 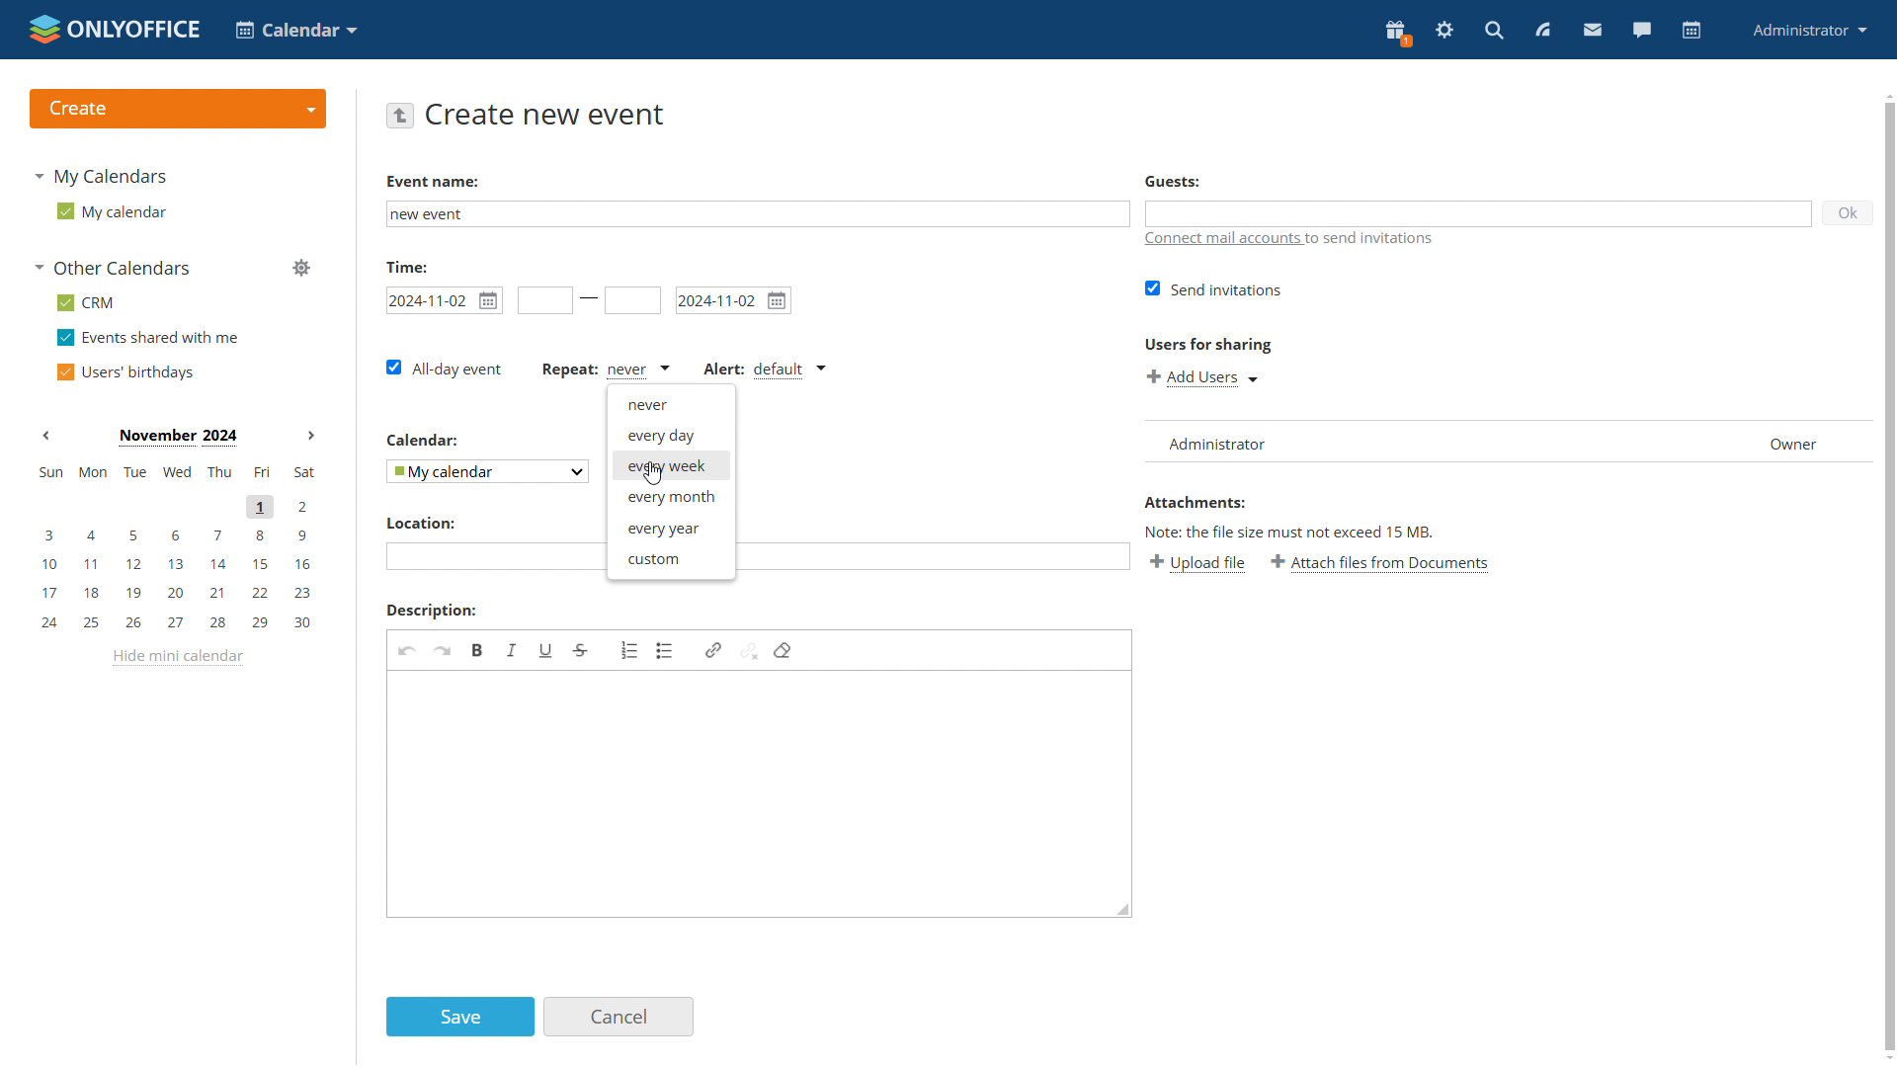 I want to click on scrollbar, so click(x=1891, y=577).